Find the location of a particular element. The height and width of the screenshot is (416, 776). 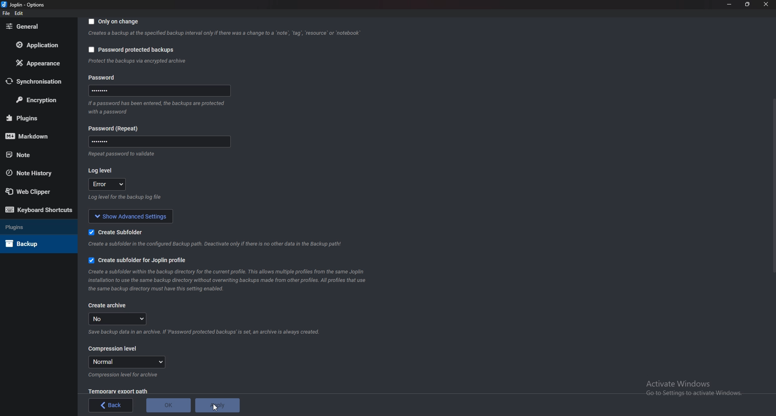

Only on change is located at coordinates (115, 22).